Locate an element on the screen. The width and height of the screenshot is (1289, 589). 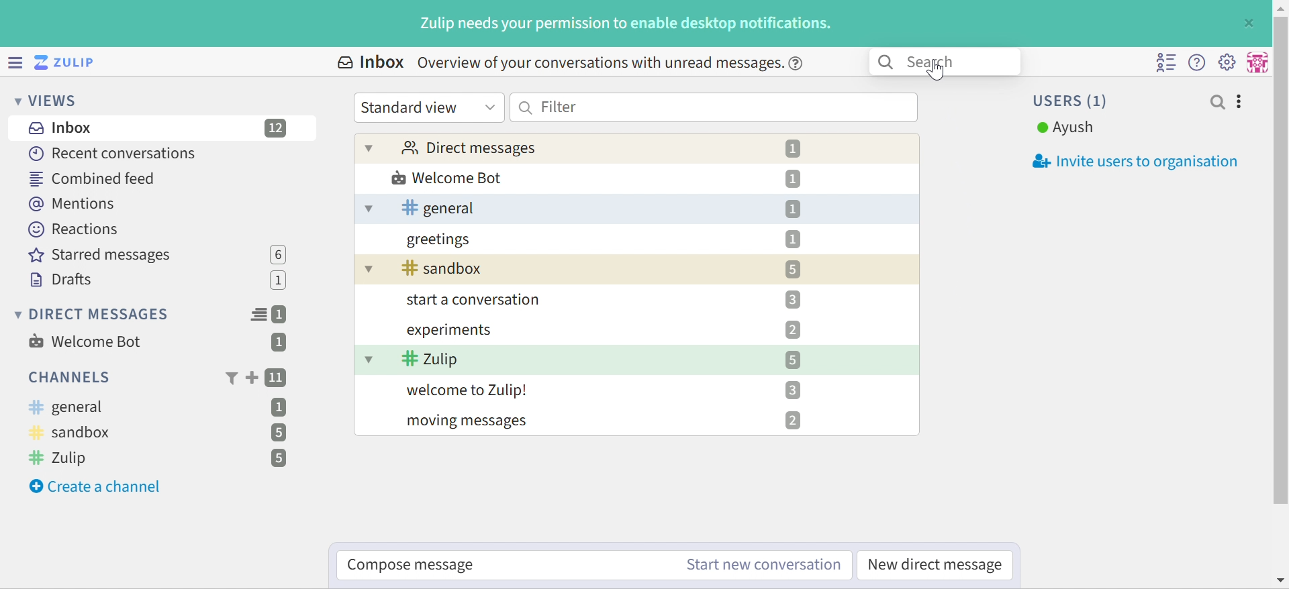
Inbox is located at coordinates (369, 62).